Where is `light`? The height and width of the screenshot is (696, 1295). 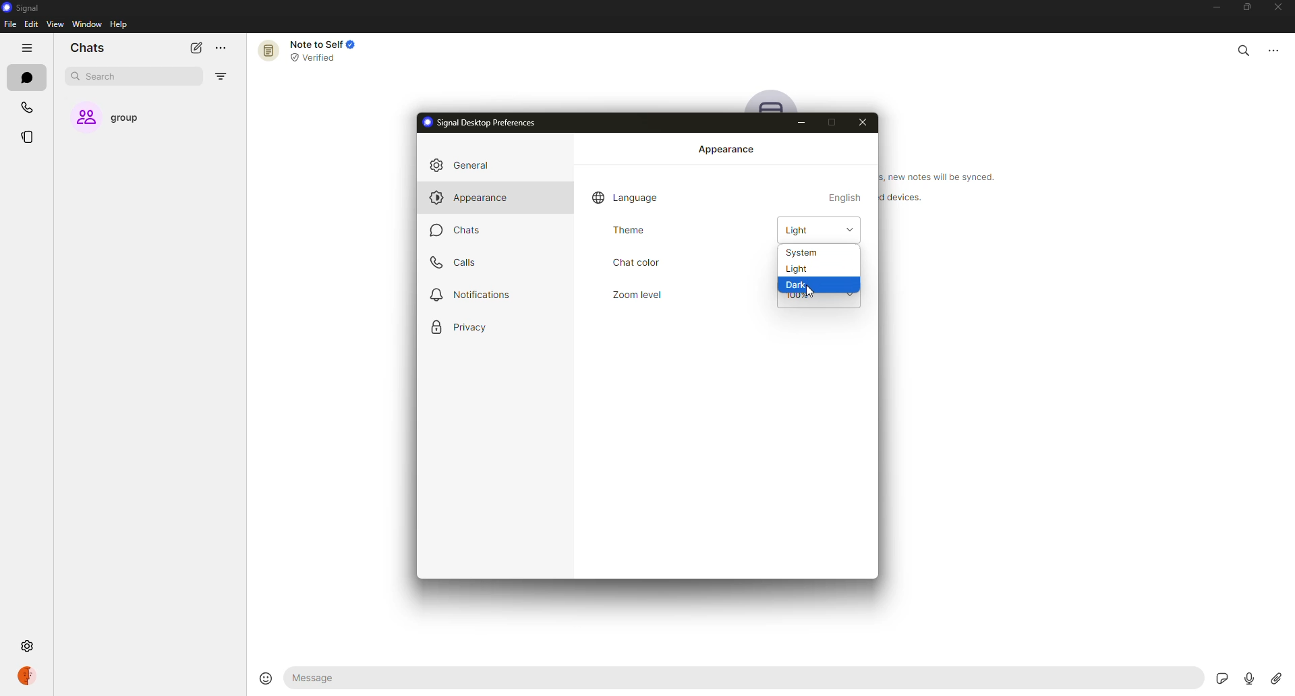
light is located at coordinates (811, 231).